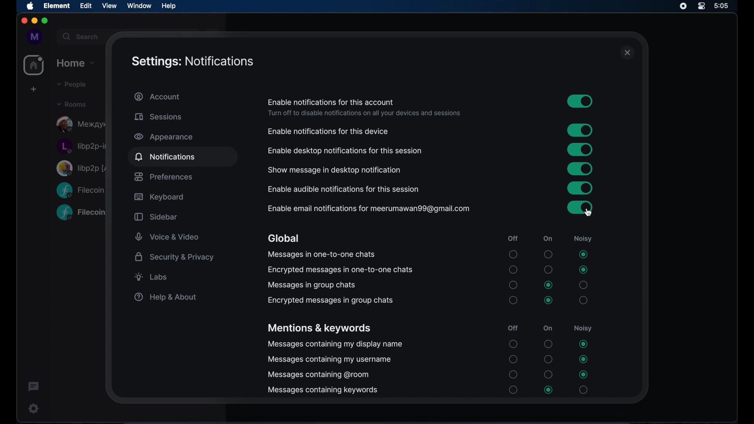 This screenshot has height=424, width=754. What do you see at coordinates (513, 389) in the screenshot?
I see `radio button` at bounding box center [513, 389].